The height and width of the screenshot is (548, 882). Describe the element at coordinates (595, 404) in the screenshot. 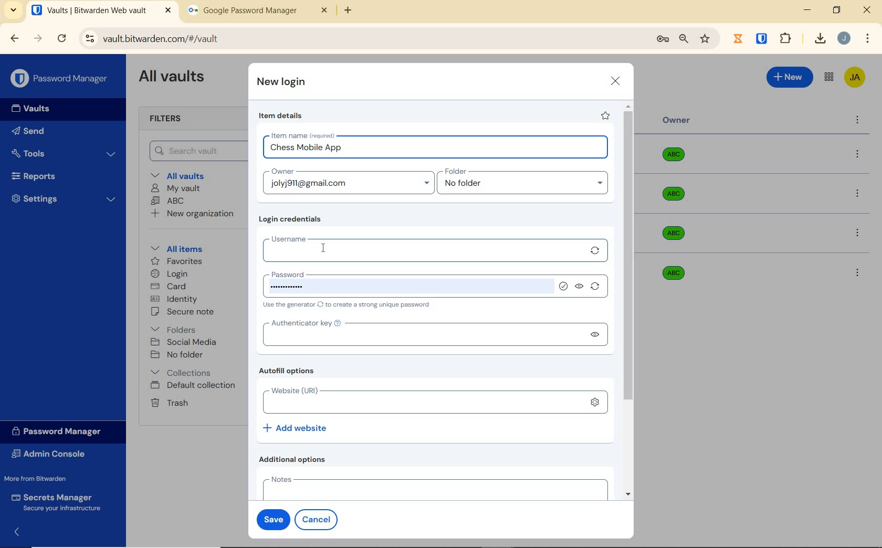

I see `link` at that location.